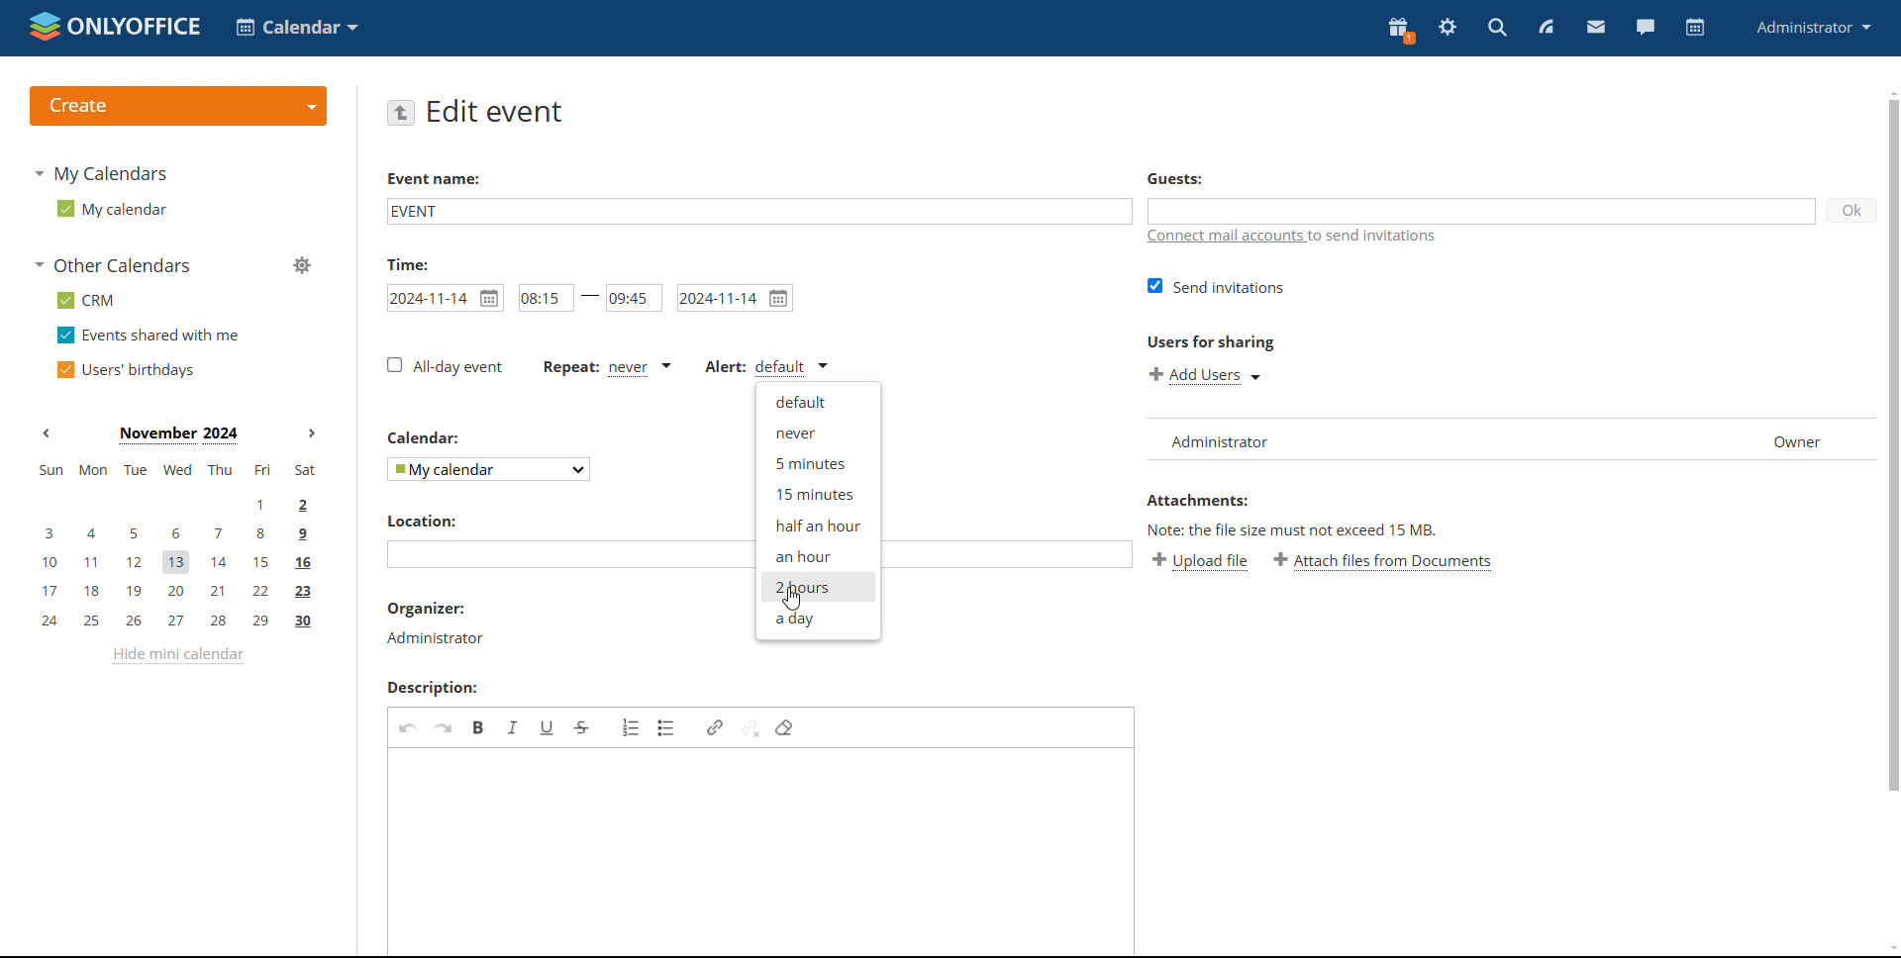 This screenshot has height=958, width=1901. I want to click on create, so click(177, 108).